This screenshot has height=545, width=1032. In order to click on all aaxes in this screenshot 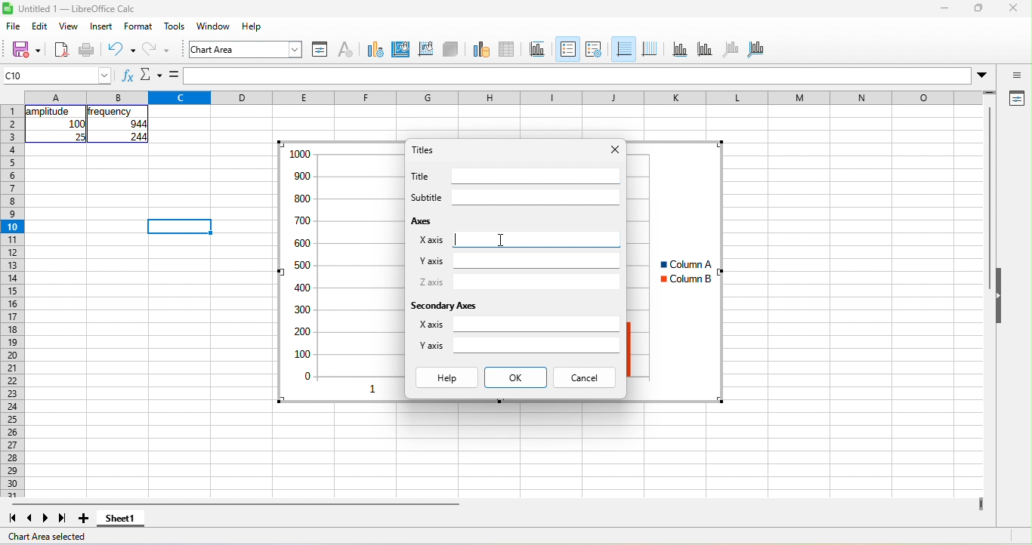, I will do `click(755, 50)`.